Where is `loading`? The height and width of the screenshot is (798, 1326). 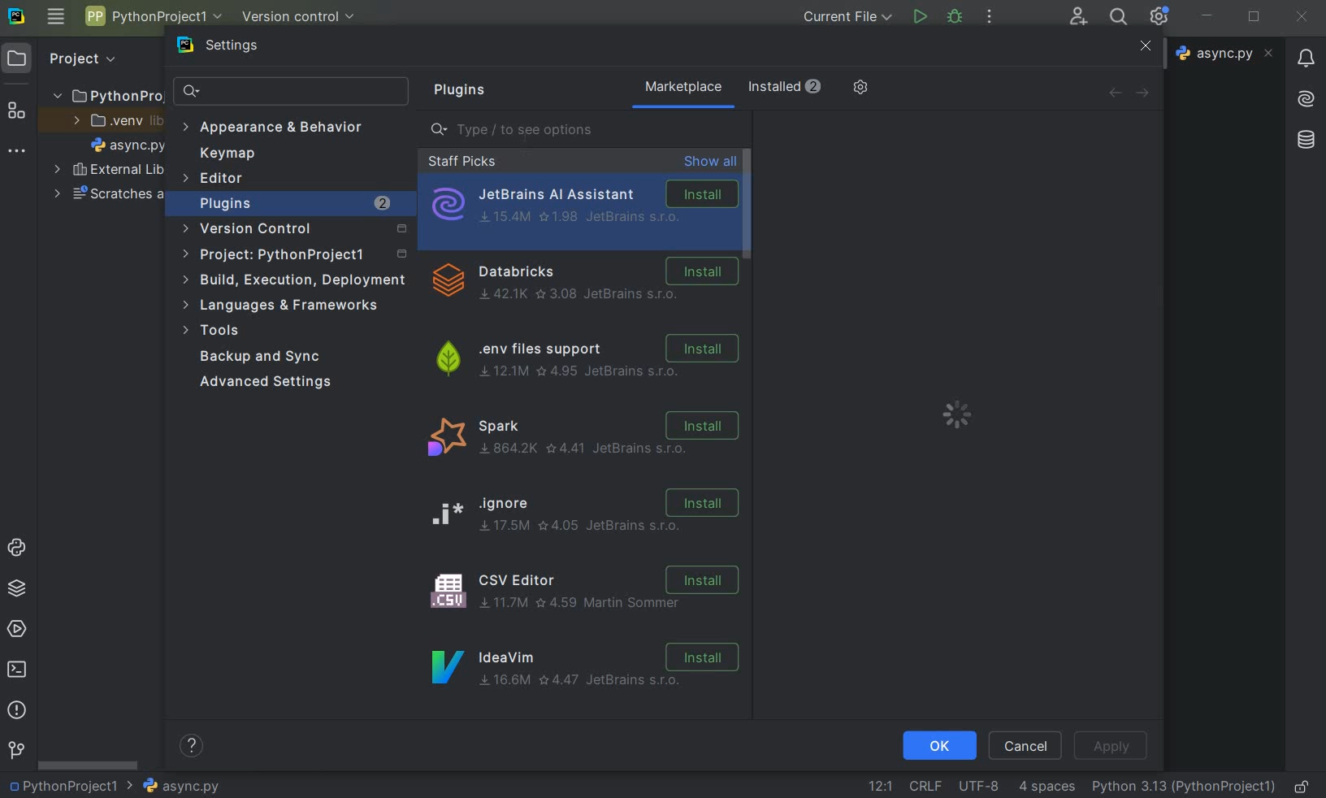
loading is located at coordinates (960, 415).